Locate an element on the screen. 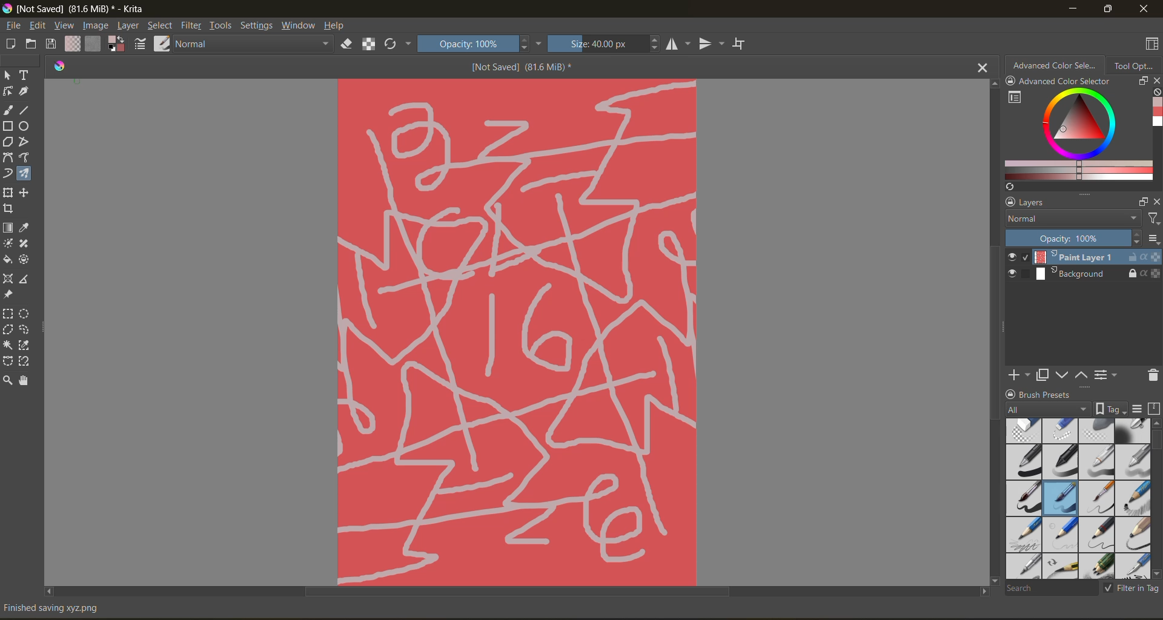 The width and height of the screenshot is (1163, 620). tool is located at coordinates (28, 92).